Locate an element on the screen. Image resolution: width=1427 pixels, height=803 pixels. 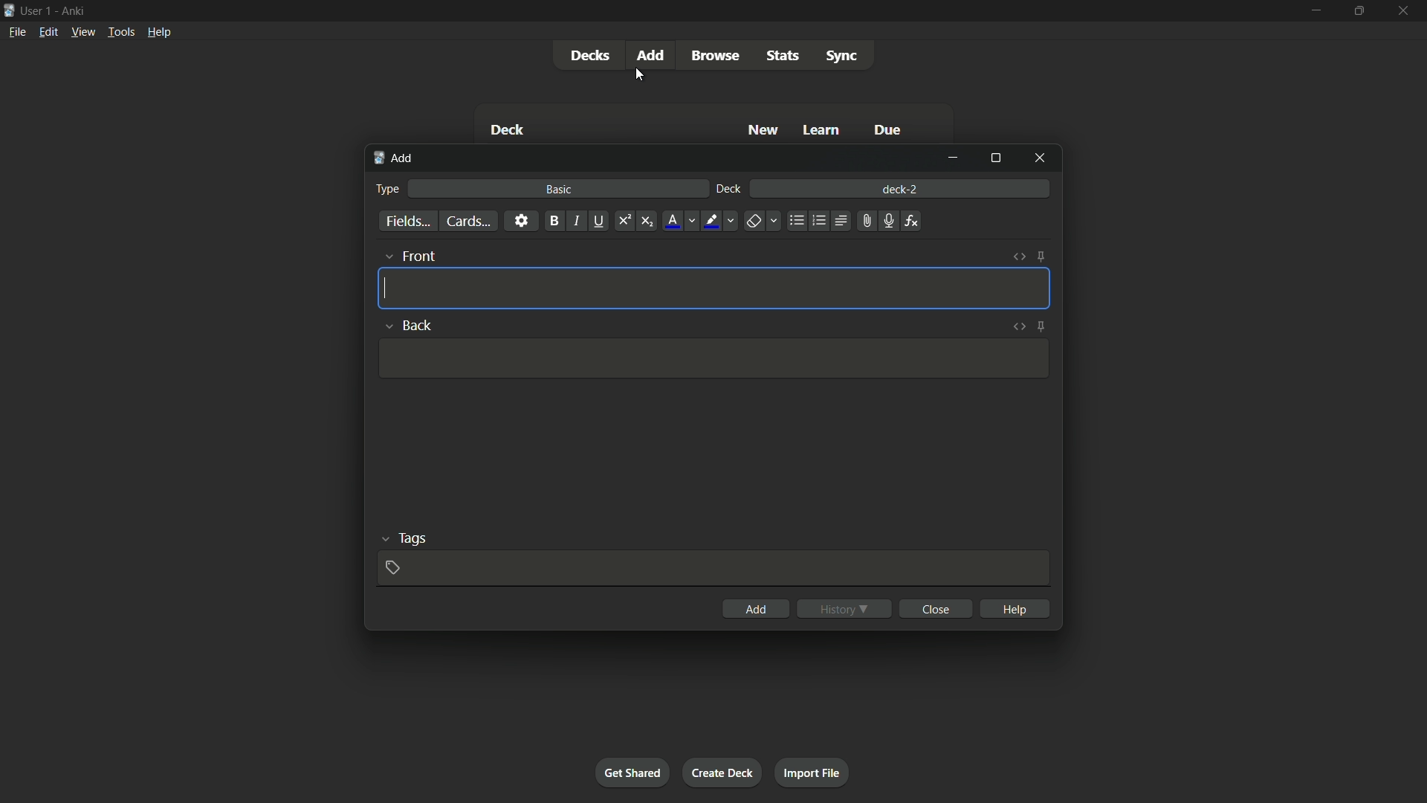
record audio is located at coordinates (887, 221).